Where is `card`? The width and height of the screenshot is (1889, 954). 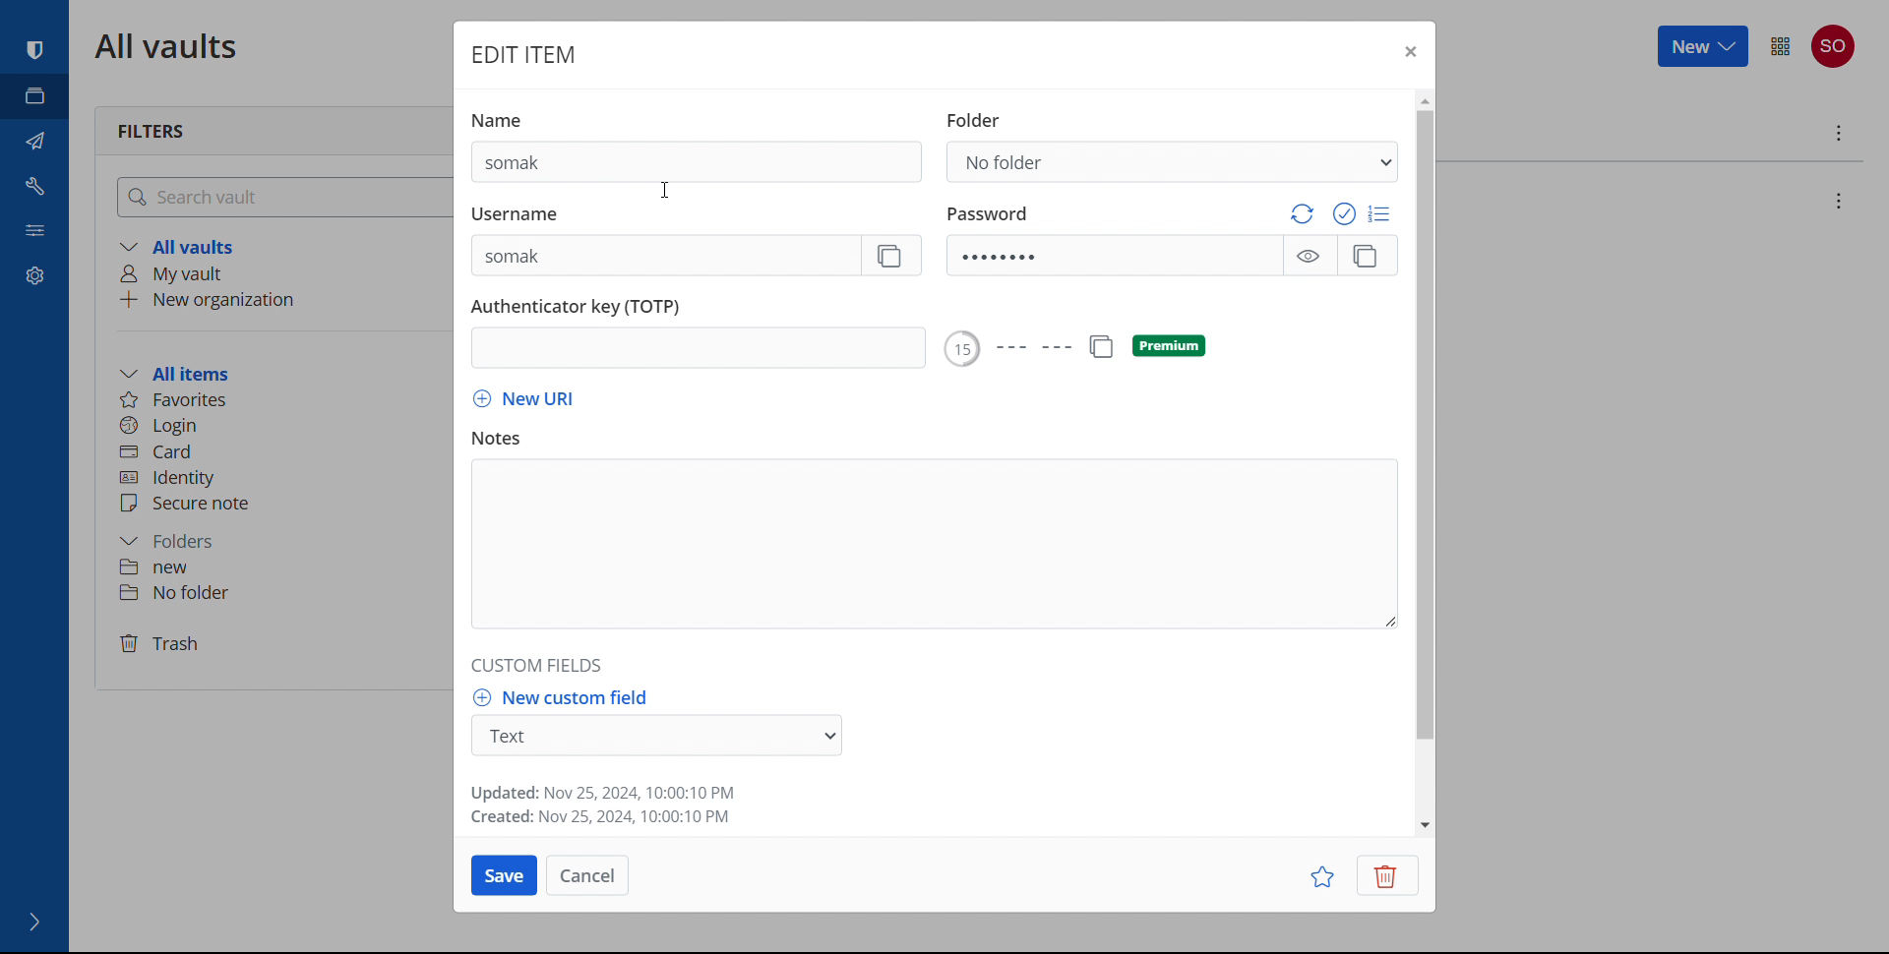 card is located at coordinates (282, 450).